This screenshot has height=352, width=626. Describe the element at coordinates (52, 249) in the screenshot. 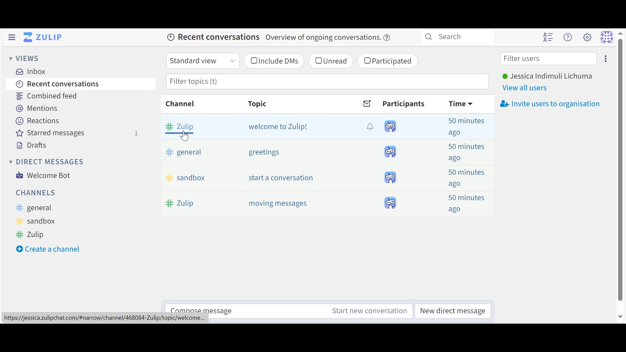

I see `Create a new Channel` at that location.